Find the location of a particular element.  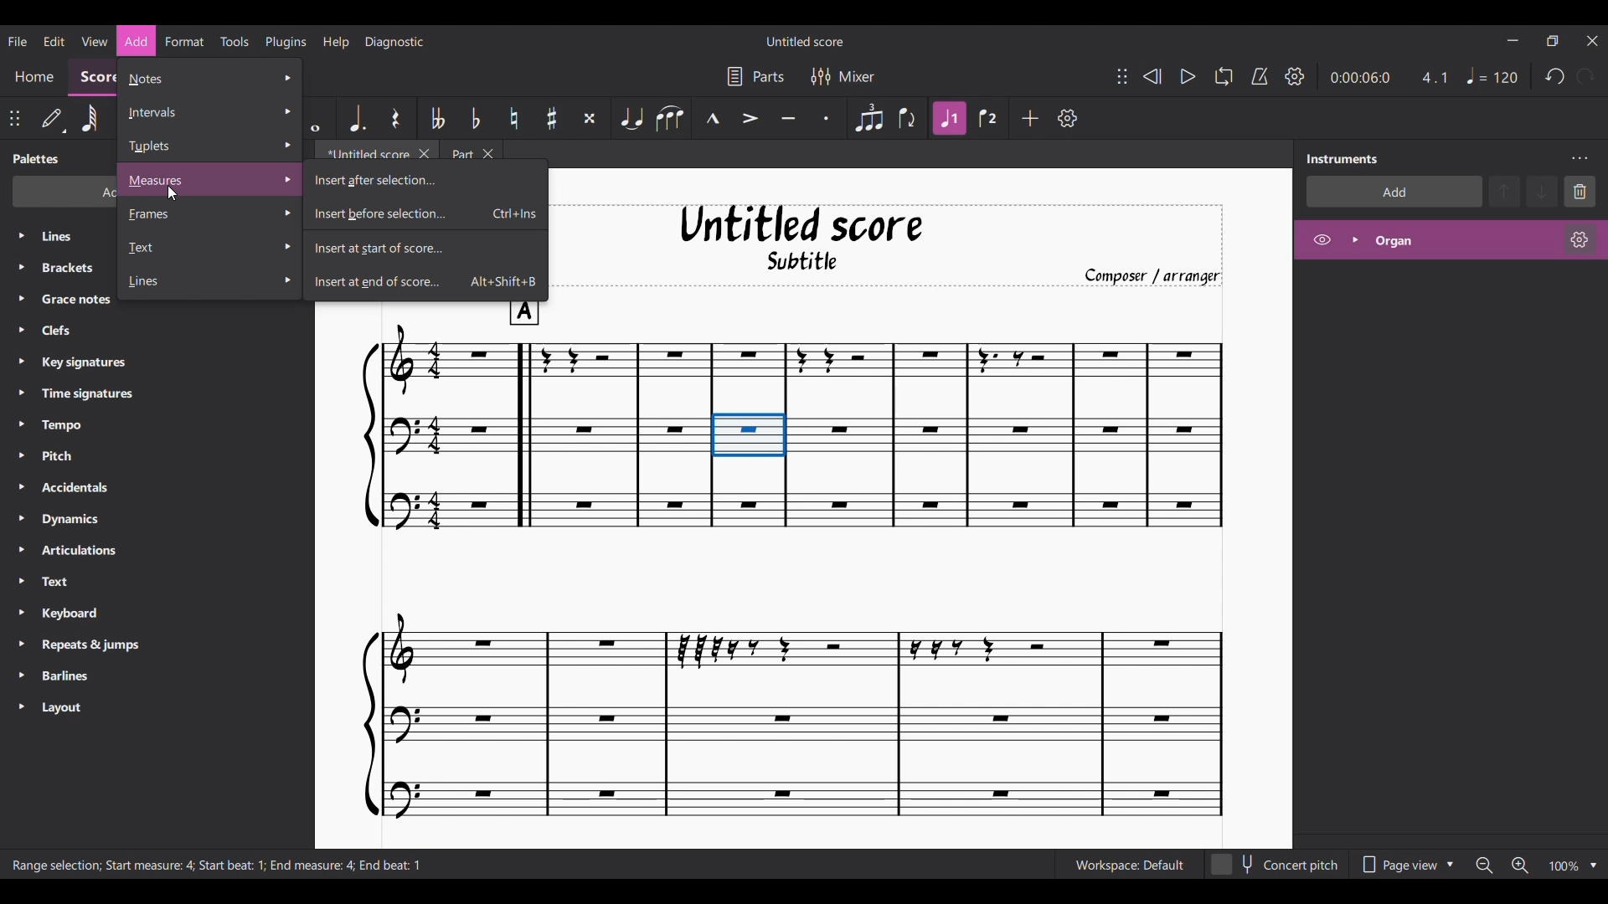

Customize tools is located at coordinates (1067, 117).